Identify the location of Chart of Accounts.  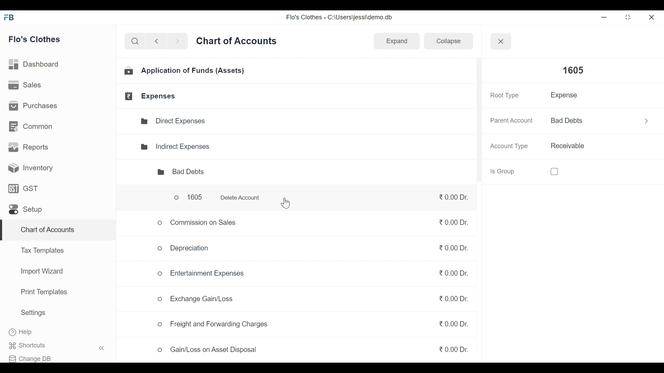
(46, 231).